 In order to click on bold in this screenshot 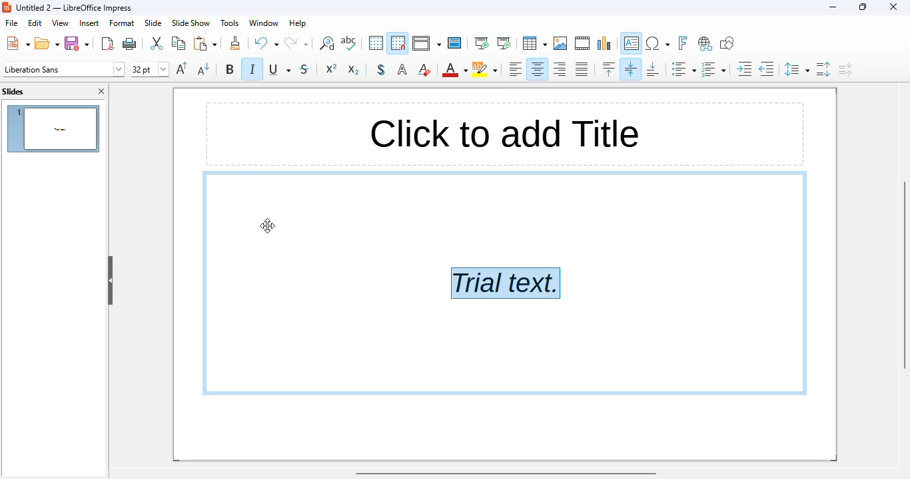, I will do `click(230, 69)`.